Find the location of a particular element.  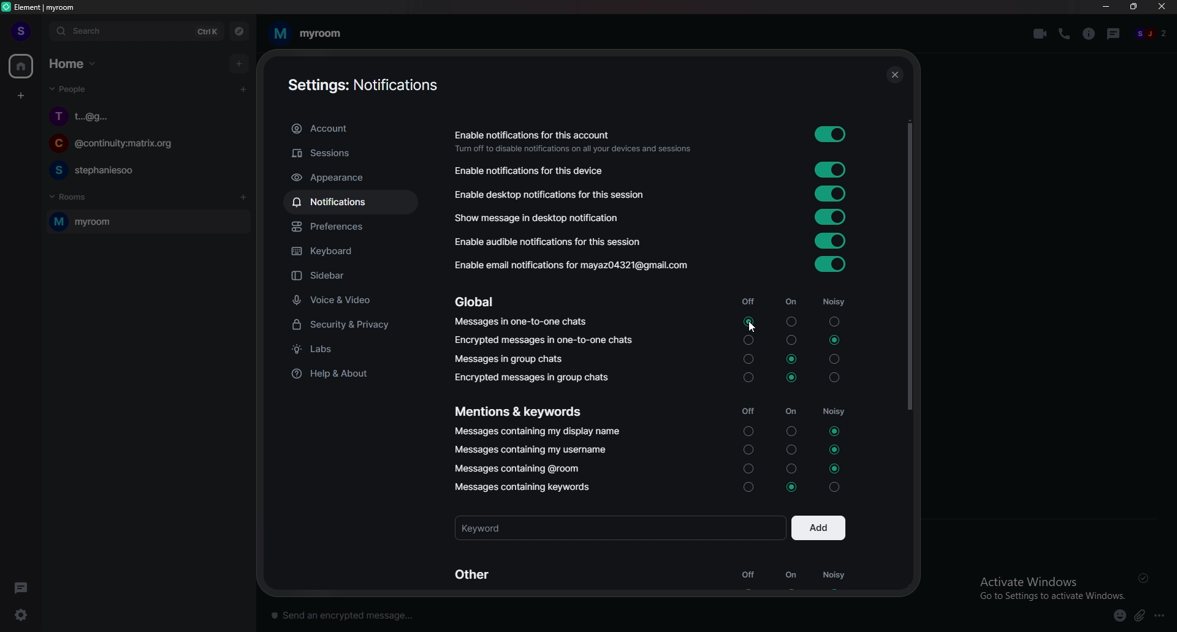

Global is located at coordinates (477, 303).